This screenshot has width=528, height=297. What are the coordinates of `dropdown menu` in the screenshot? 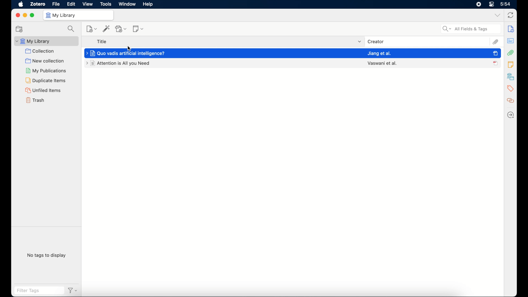 It's located at (497, 16).